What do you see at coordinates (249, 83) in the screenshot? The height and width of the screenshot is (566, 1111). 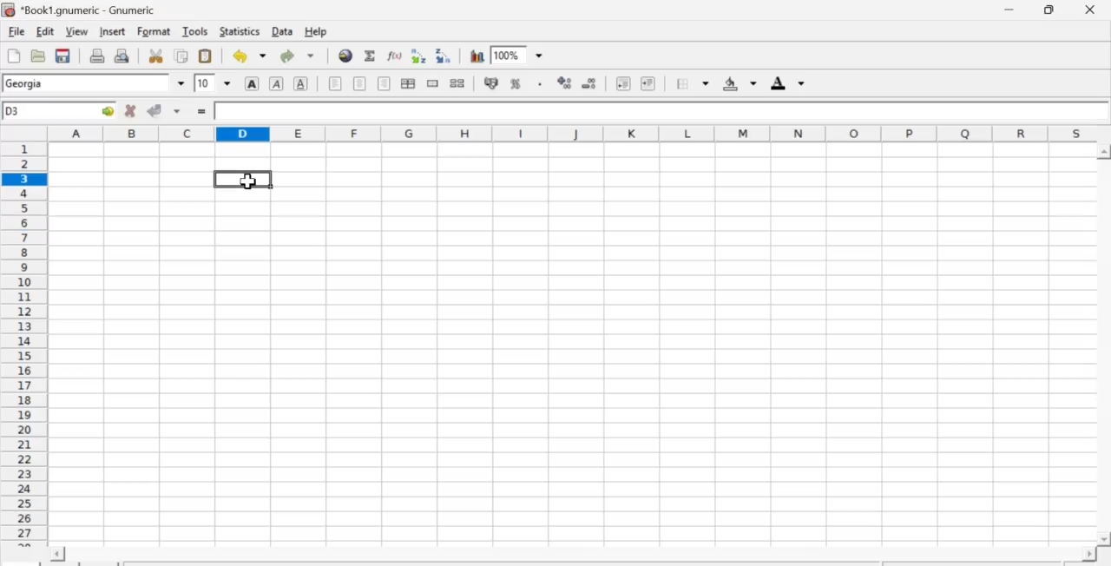 I see `Bold` at bounding box center [249, 83].